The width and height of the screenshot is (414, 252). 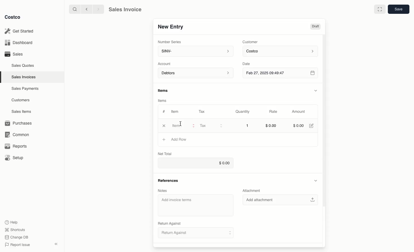 What do you see at coordinates (251, 63) in the screenshot?
I see `Date` at bounding box center [251, 63].